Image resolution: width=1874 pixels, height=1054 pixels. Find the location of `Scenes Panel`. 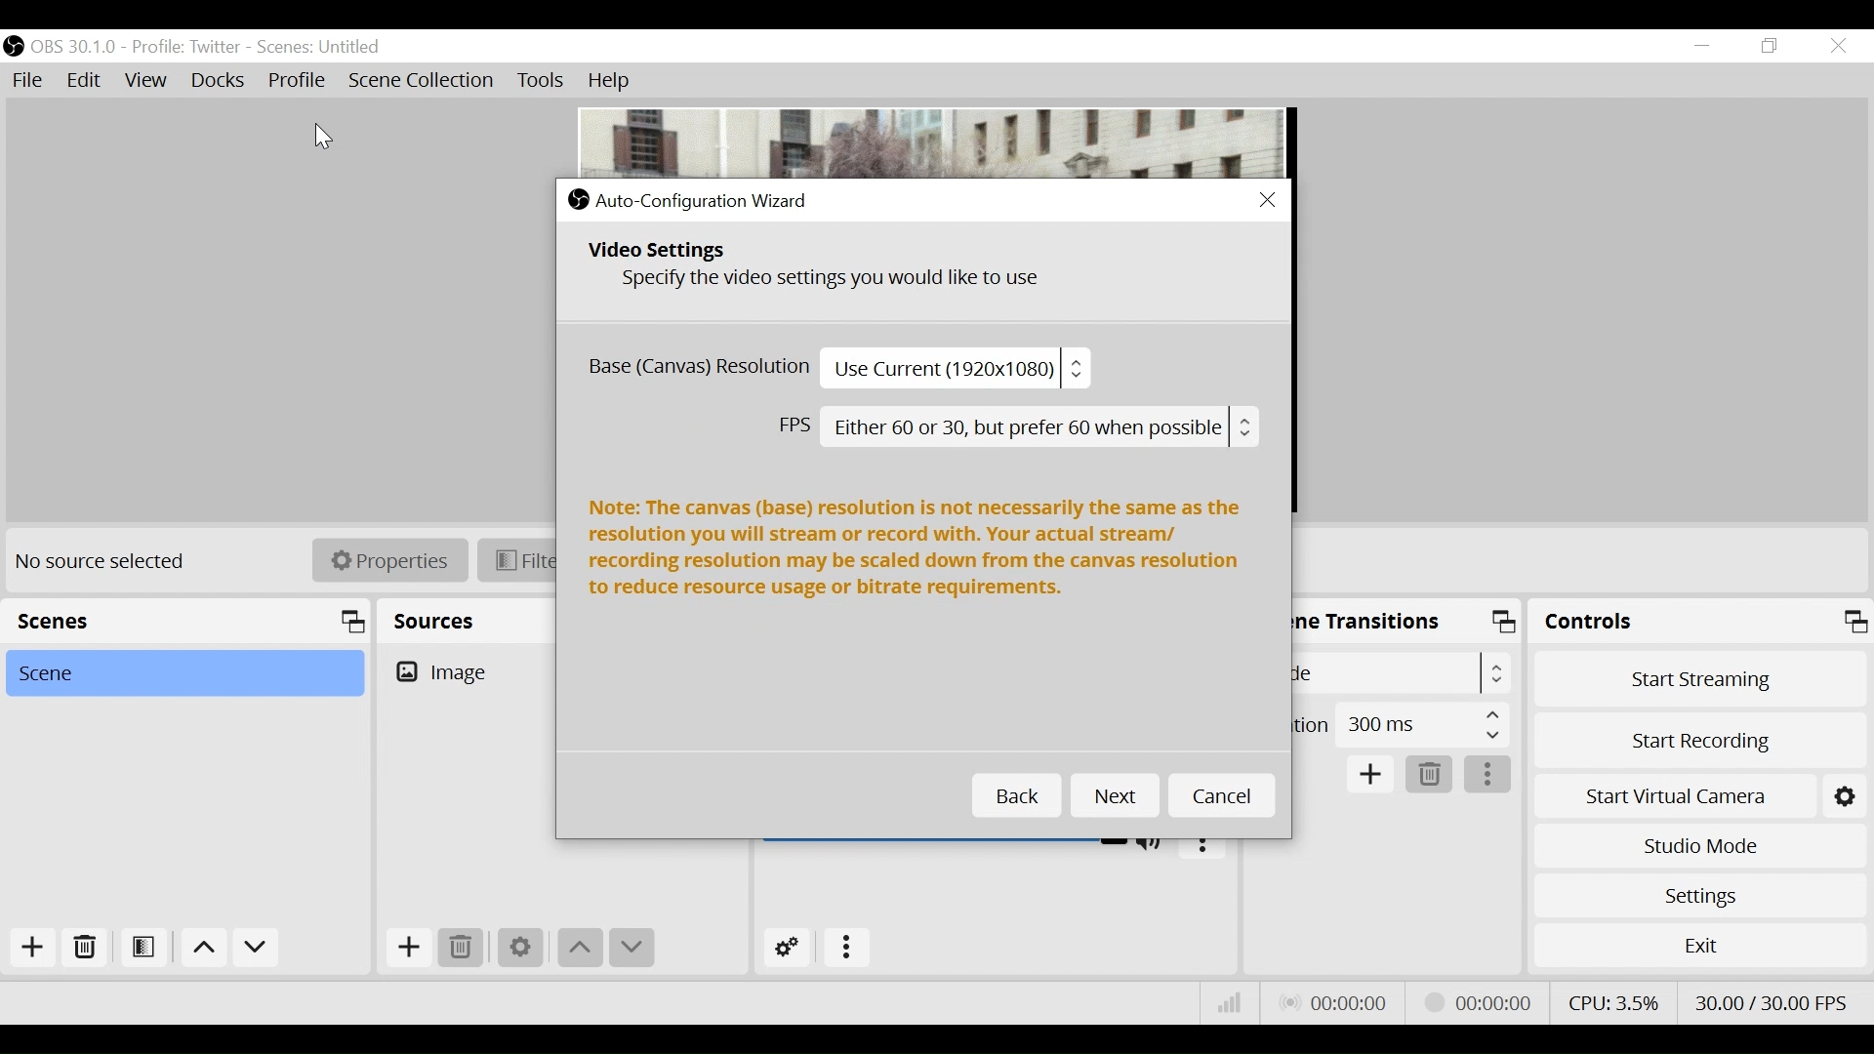

Scenes Panel is located at coordinates (185, 621).